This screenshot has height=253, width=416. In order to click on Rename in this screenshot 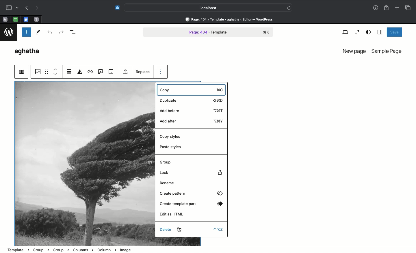, I will do `click(171, 183)`.